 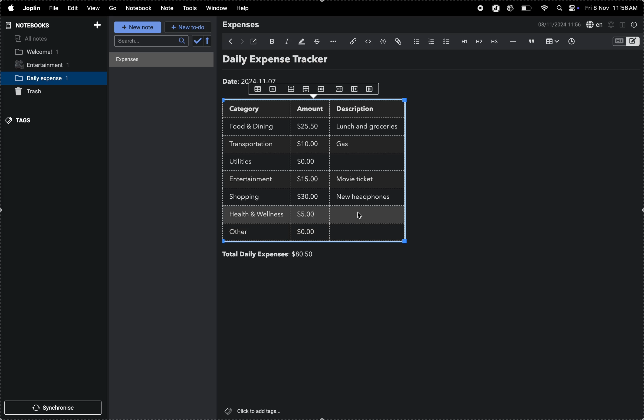 I want to click on other, so click(x=245, y=233).